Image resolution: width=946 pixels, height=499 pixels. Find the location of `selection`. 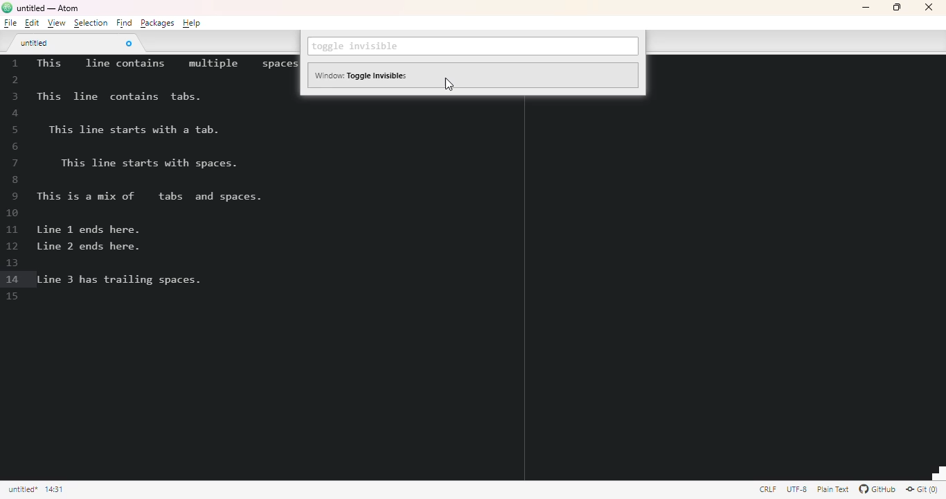

selection is located at coordinates (91, 23).